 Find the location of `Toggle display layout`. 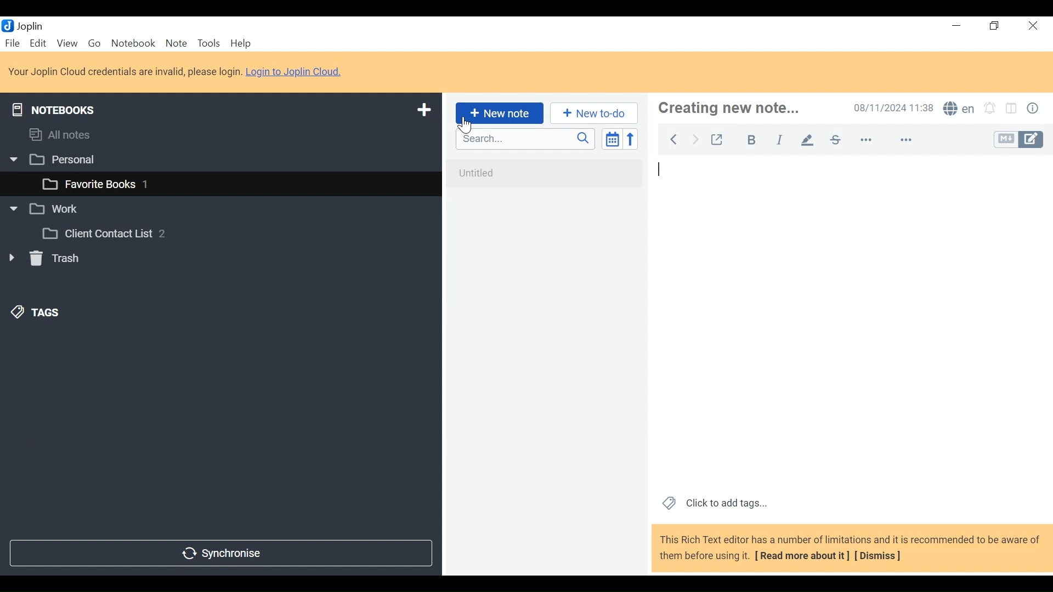

Toggle display layout is located at coordinates (1011, 109).